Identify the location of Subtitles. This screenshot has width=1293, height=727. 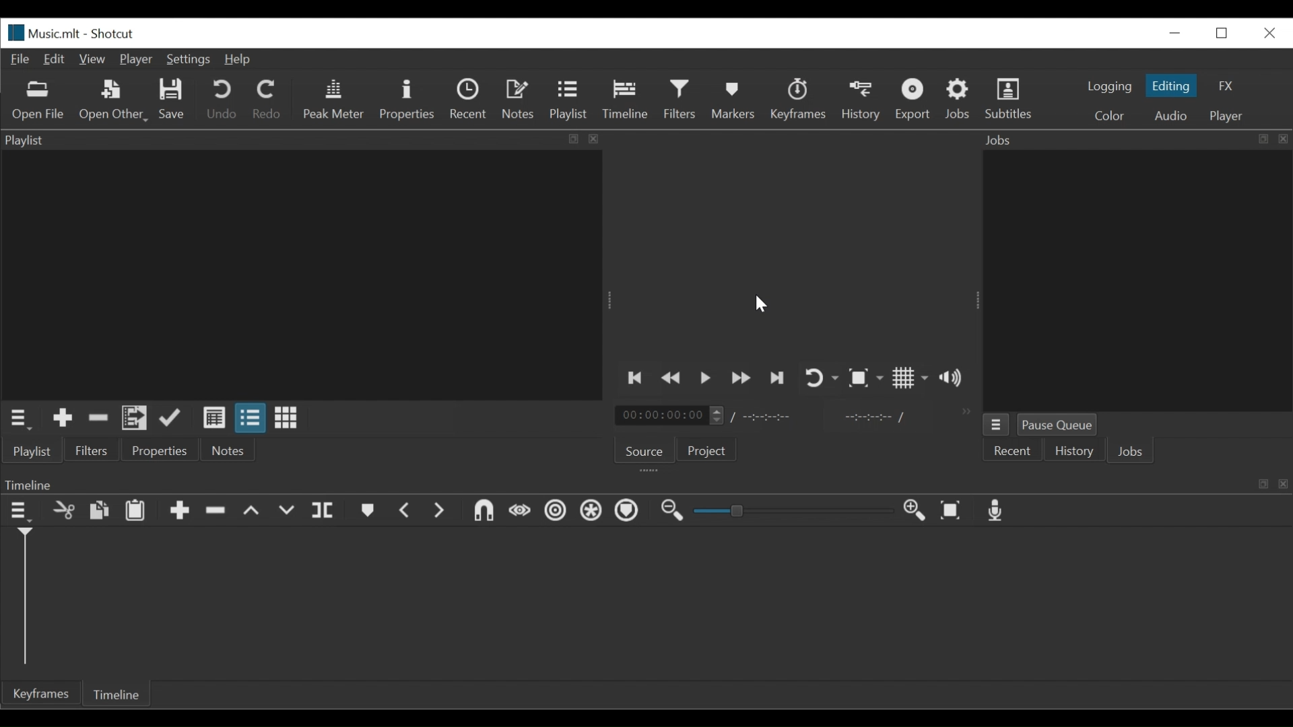
(1008, 99).